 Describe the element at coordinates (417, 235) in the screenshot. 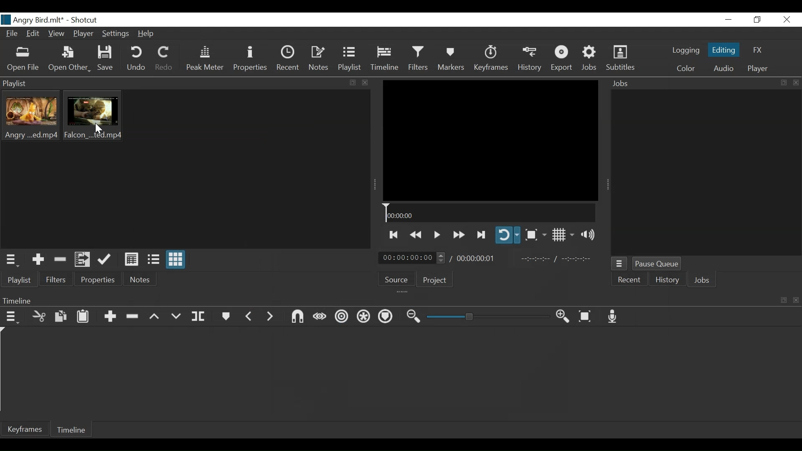

I see `Play backward quickly` at that location.